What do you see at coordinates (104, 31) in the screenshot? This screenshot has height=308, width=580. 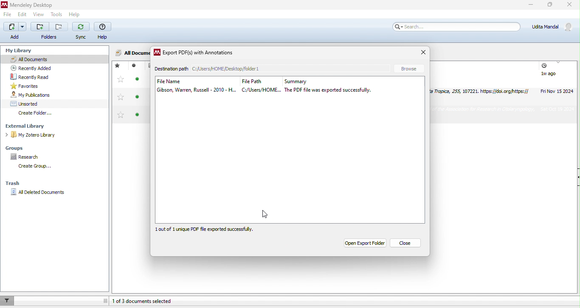 I see `help` at bounding box center [104, 31].